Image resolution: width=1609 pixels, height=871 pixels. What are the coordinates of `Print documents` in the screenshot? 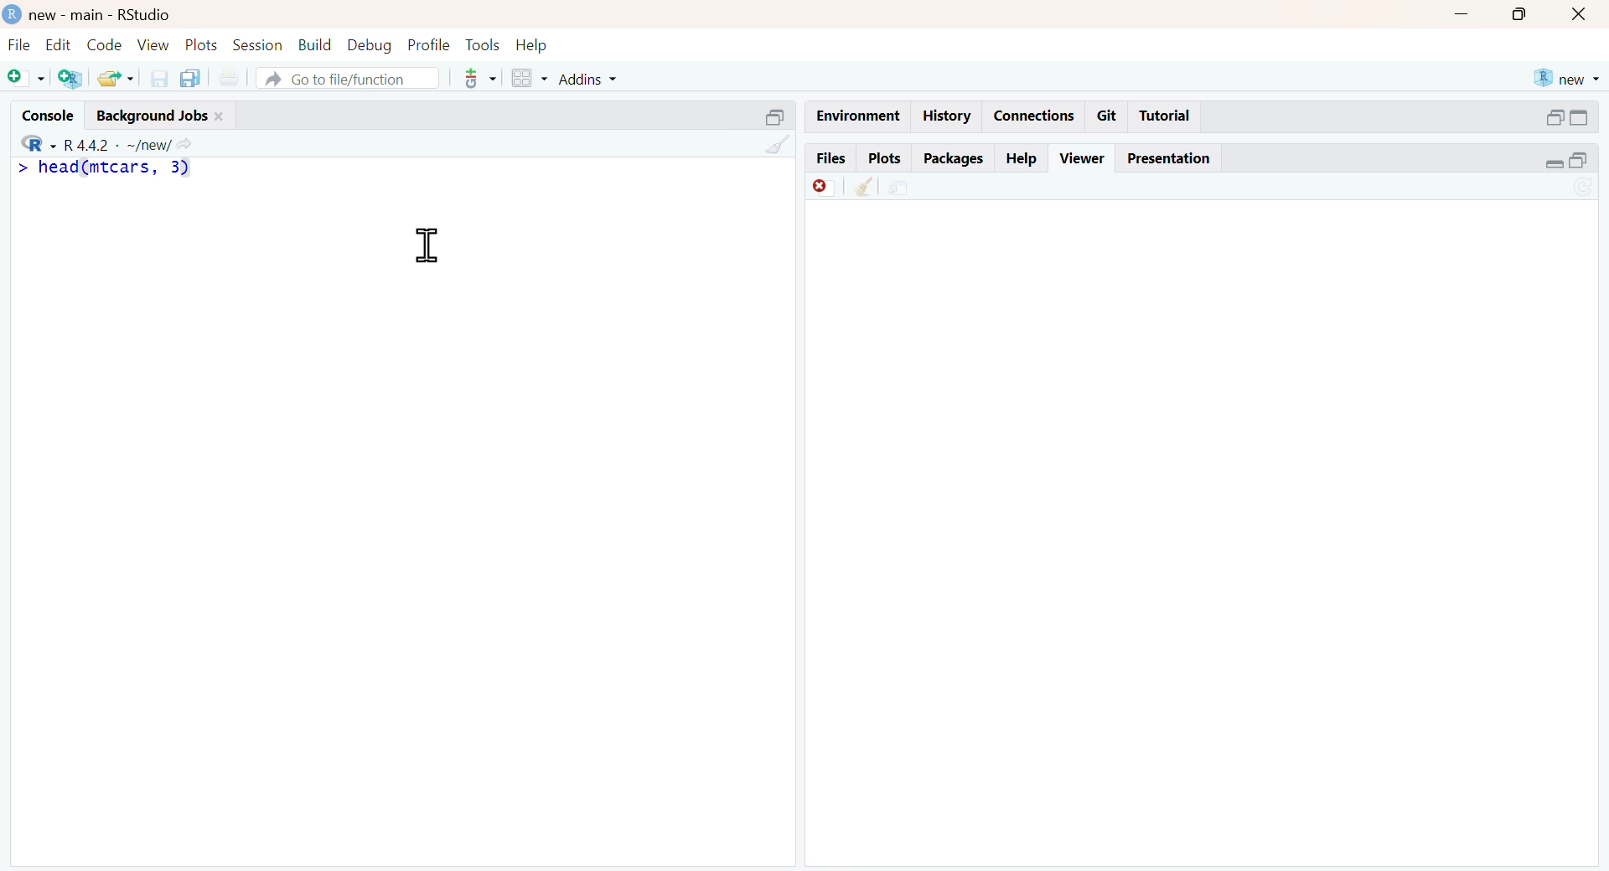 It's located at (233, 75).